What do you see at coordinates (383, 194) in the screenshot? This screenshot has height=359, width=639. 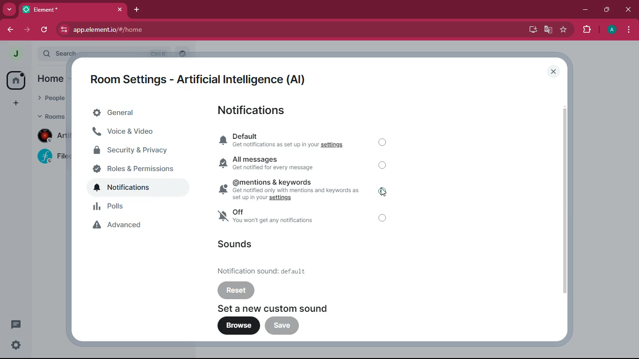 I see `cursor` at bounding box center [383, 194].